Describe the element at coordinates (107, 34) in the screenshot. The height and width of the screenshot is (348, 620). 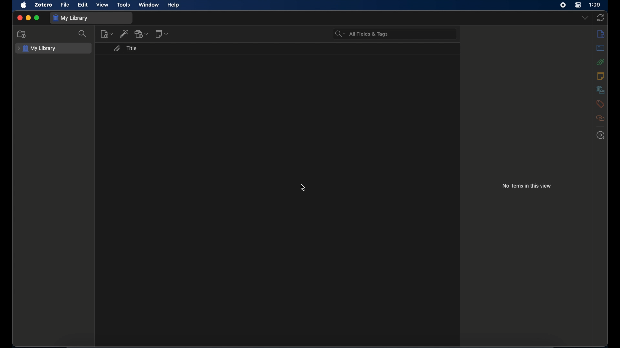
I see `new item` at that location.